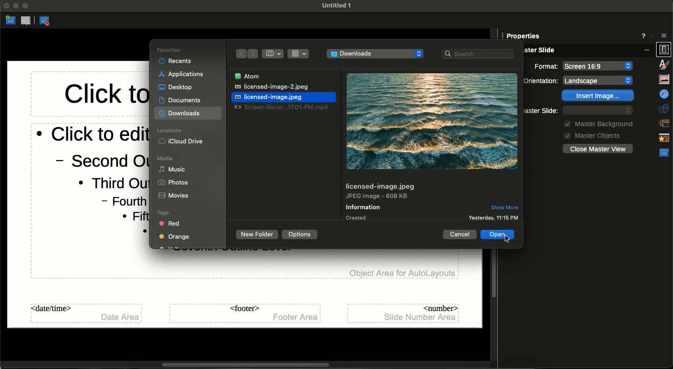 The height and width of the screenshot is (369, 673). What do you see at coordinates (375, 53) in the screenshot?
I see `File address - downloads` at bounding box center [375, 53].